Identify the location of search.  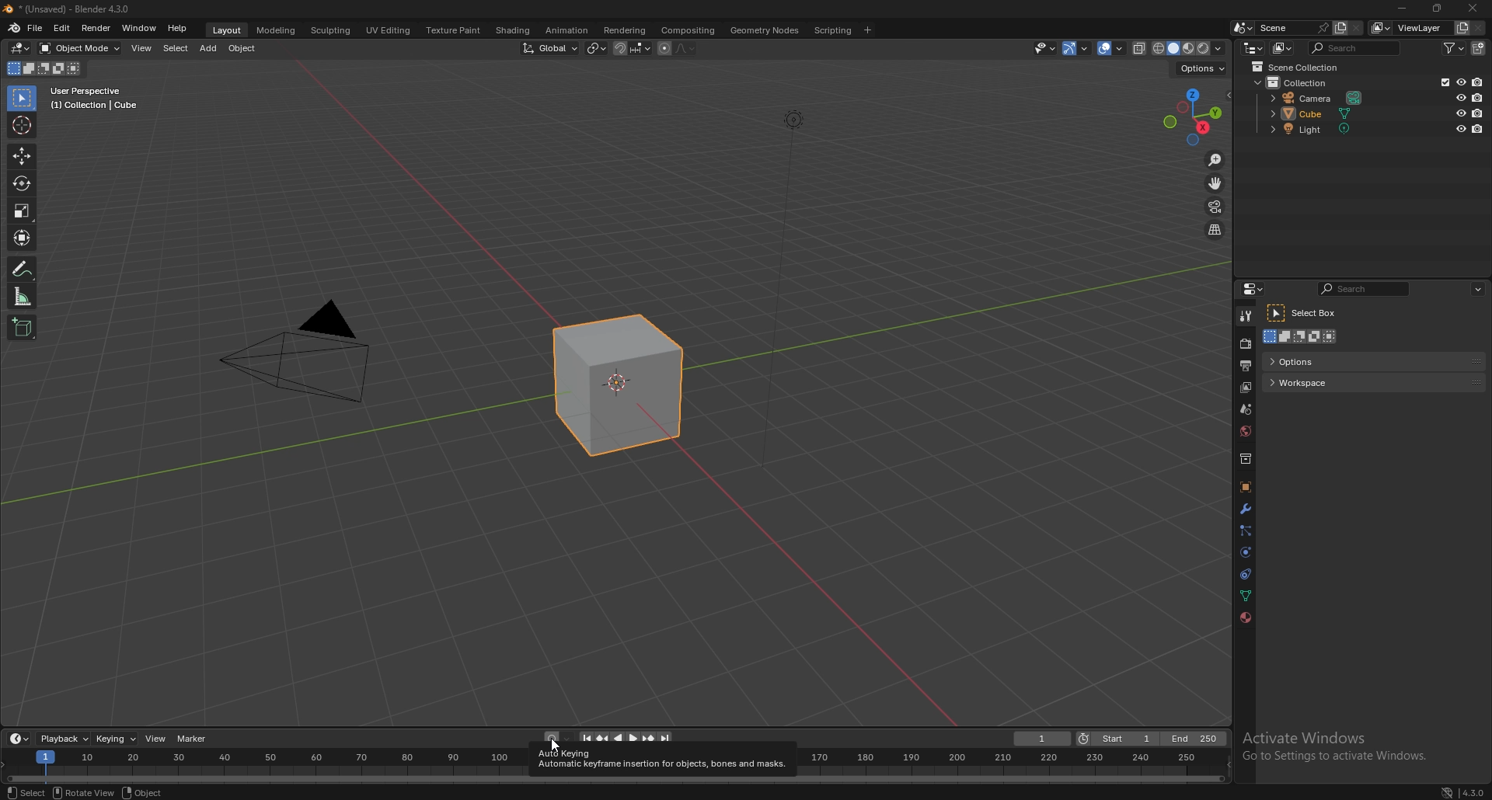
(1365, 288).